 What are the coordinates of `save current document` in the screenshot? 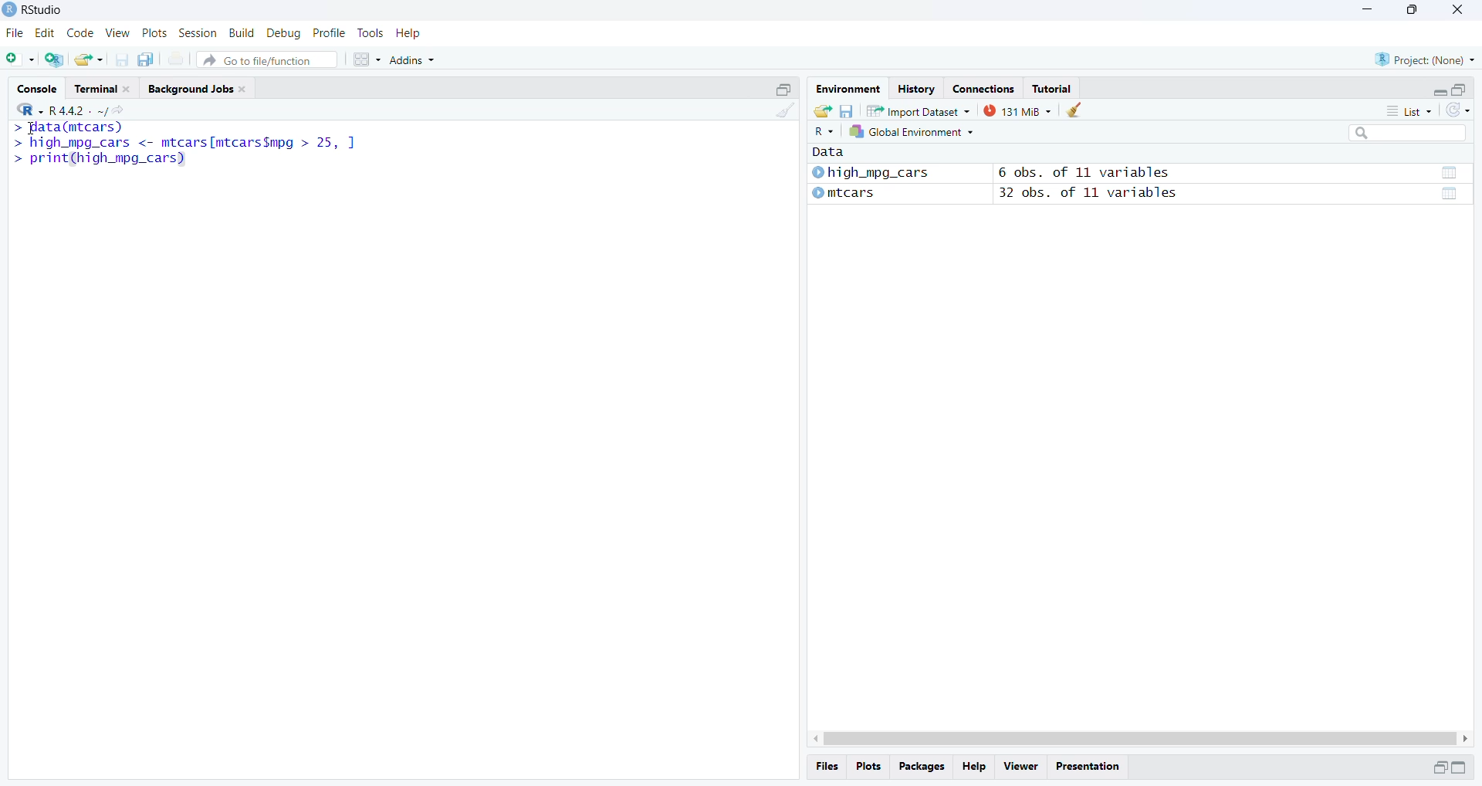 It's located at (121, 59).